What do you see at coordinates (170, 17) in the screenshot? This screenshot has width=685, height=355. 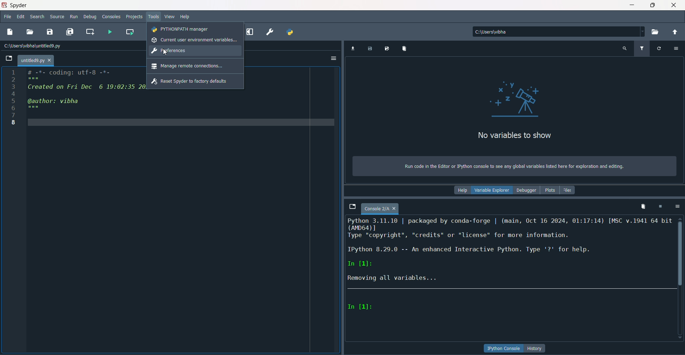 I see `view` at bounding box center [170, 17].